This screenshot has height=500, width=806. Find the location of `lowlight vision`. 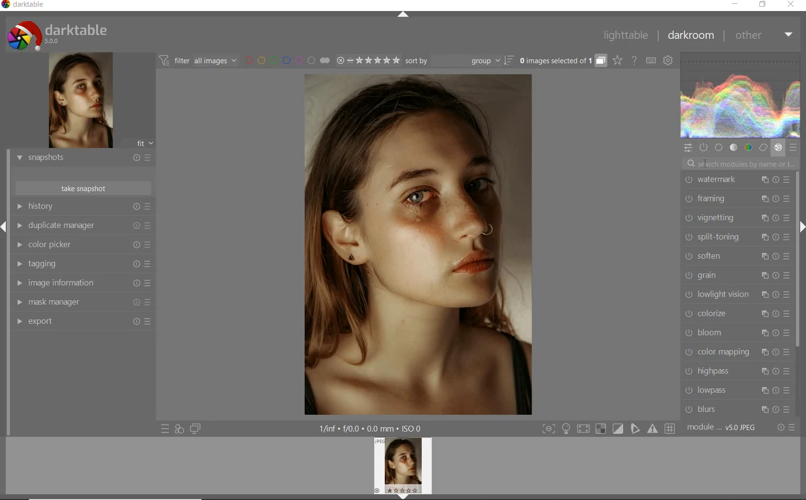

lowlight vision is located at coordinates (735, 294).